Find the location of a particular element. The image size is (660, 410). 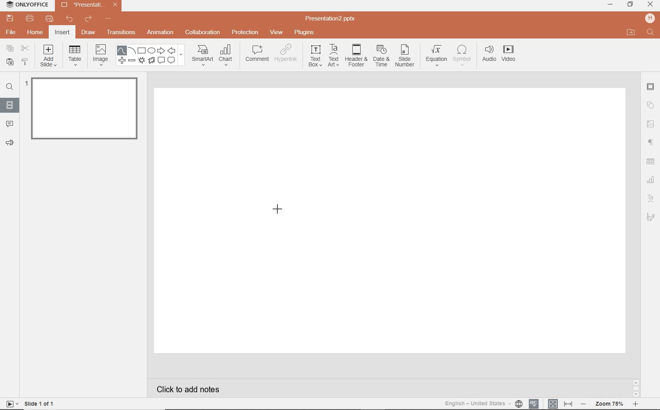

CUSTOMIZE QUICK ACCESS TOOLBAR is located at coordinates (108, 20).